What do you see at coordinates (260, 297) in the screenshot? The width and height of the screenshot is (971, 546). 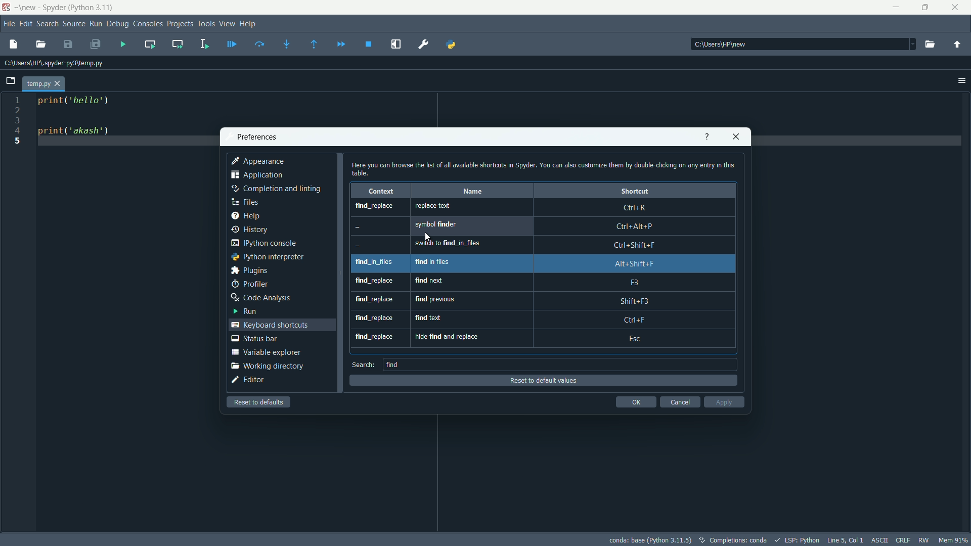 I see `code analysis` at bounding box center [260, 297].